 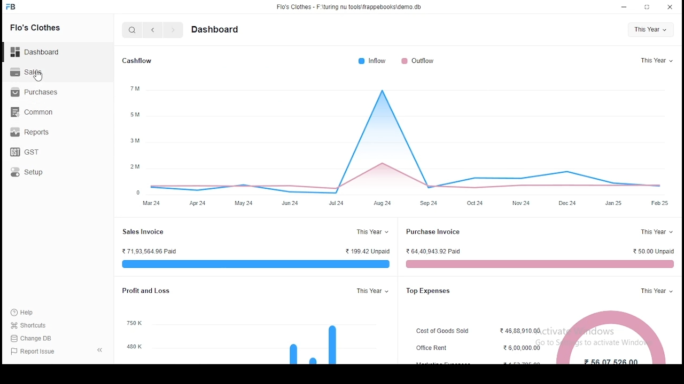 I want to click on Cost of Goods Sold, so click(x=442, y=331).